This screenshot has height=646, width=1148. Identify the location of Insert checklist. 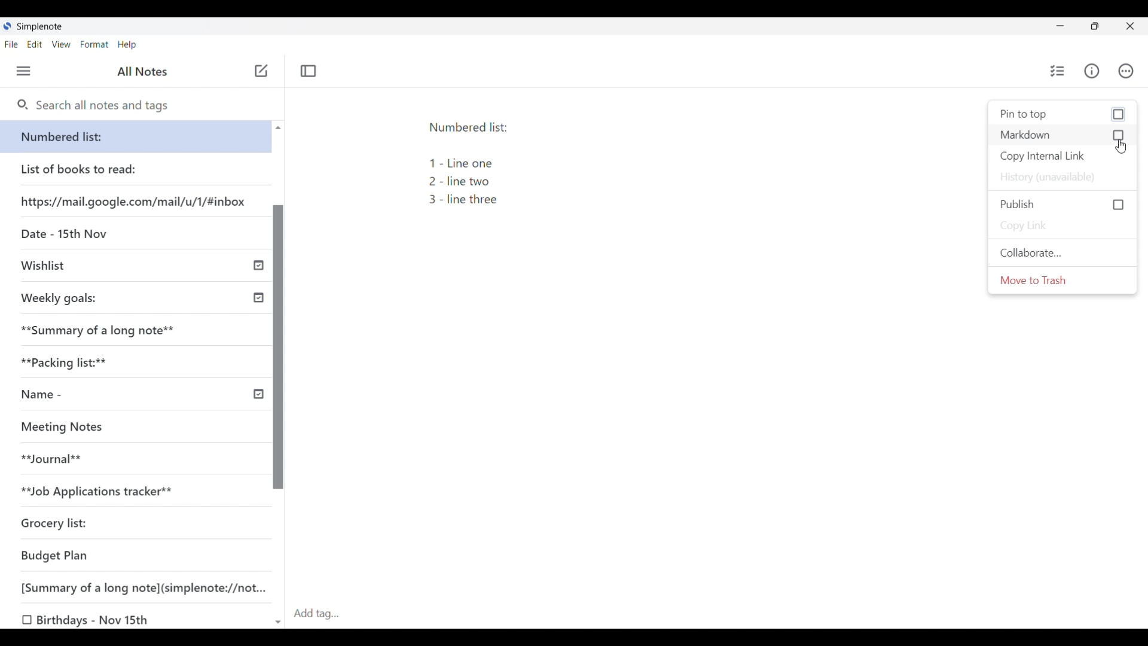
(1057, 71).